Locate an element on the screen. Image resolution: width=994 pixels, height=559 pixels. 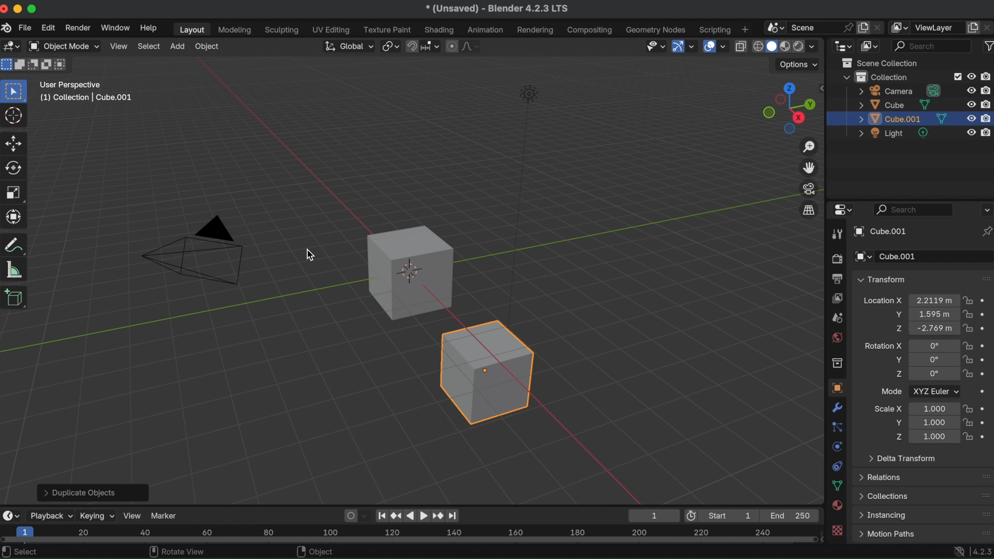
scale Z is located at coordinates (897, 436).